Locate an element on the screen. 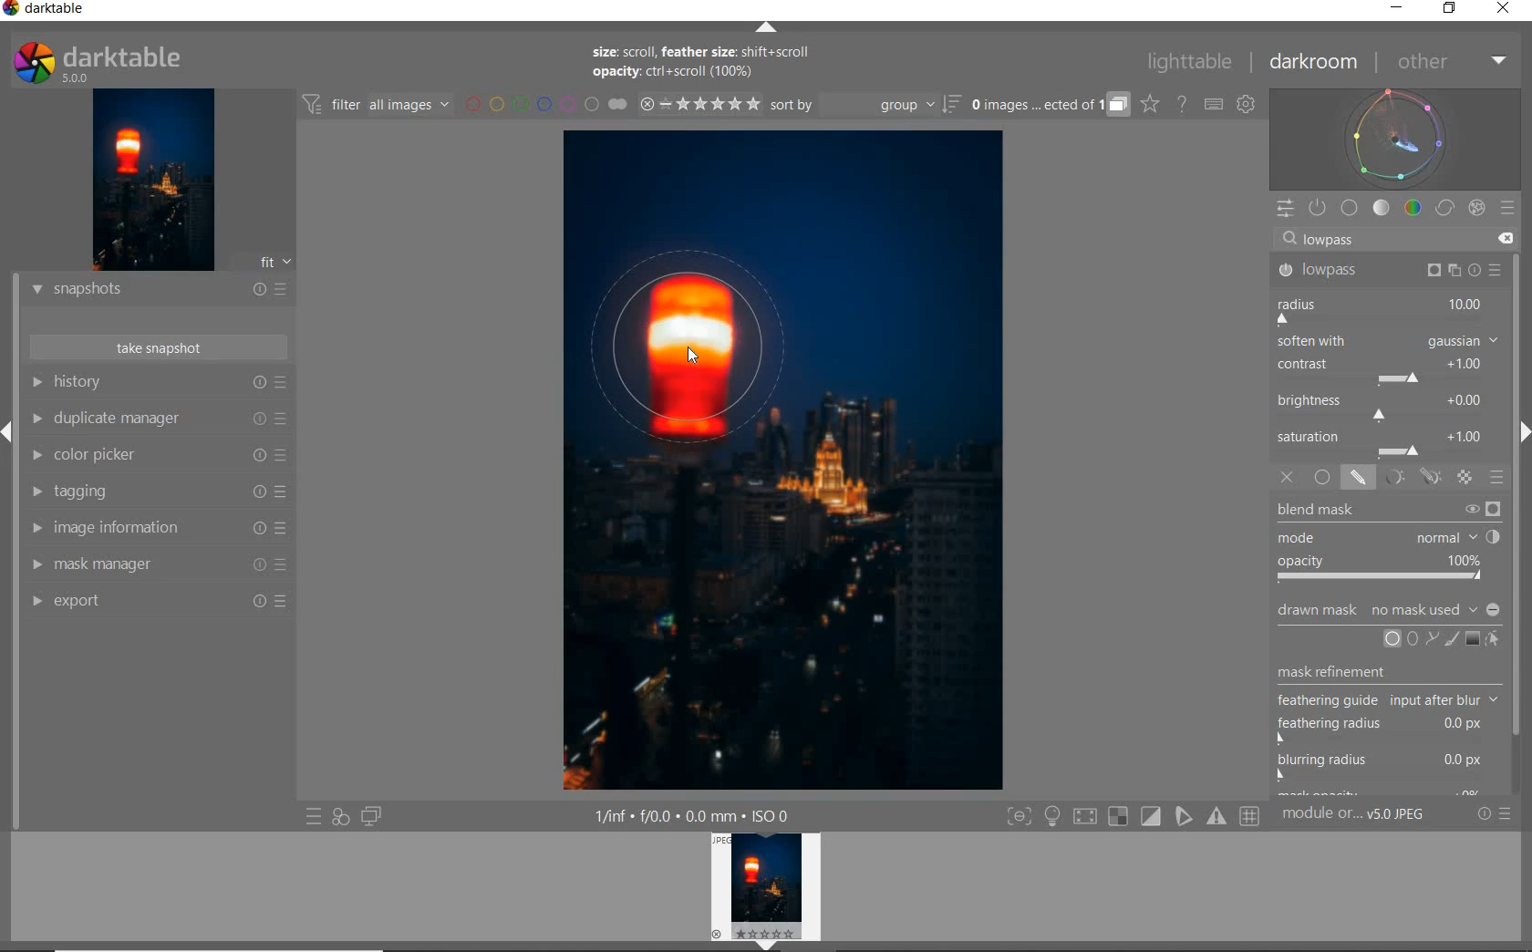  SHOW & EDIT MASK ELEMENTS is located at coordinates (1494, 641).